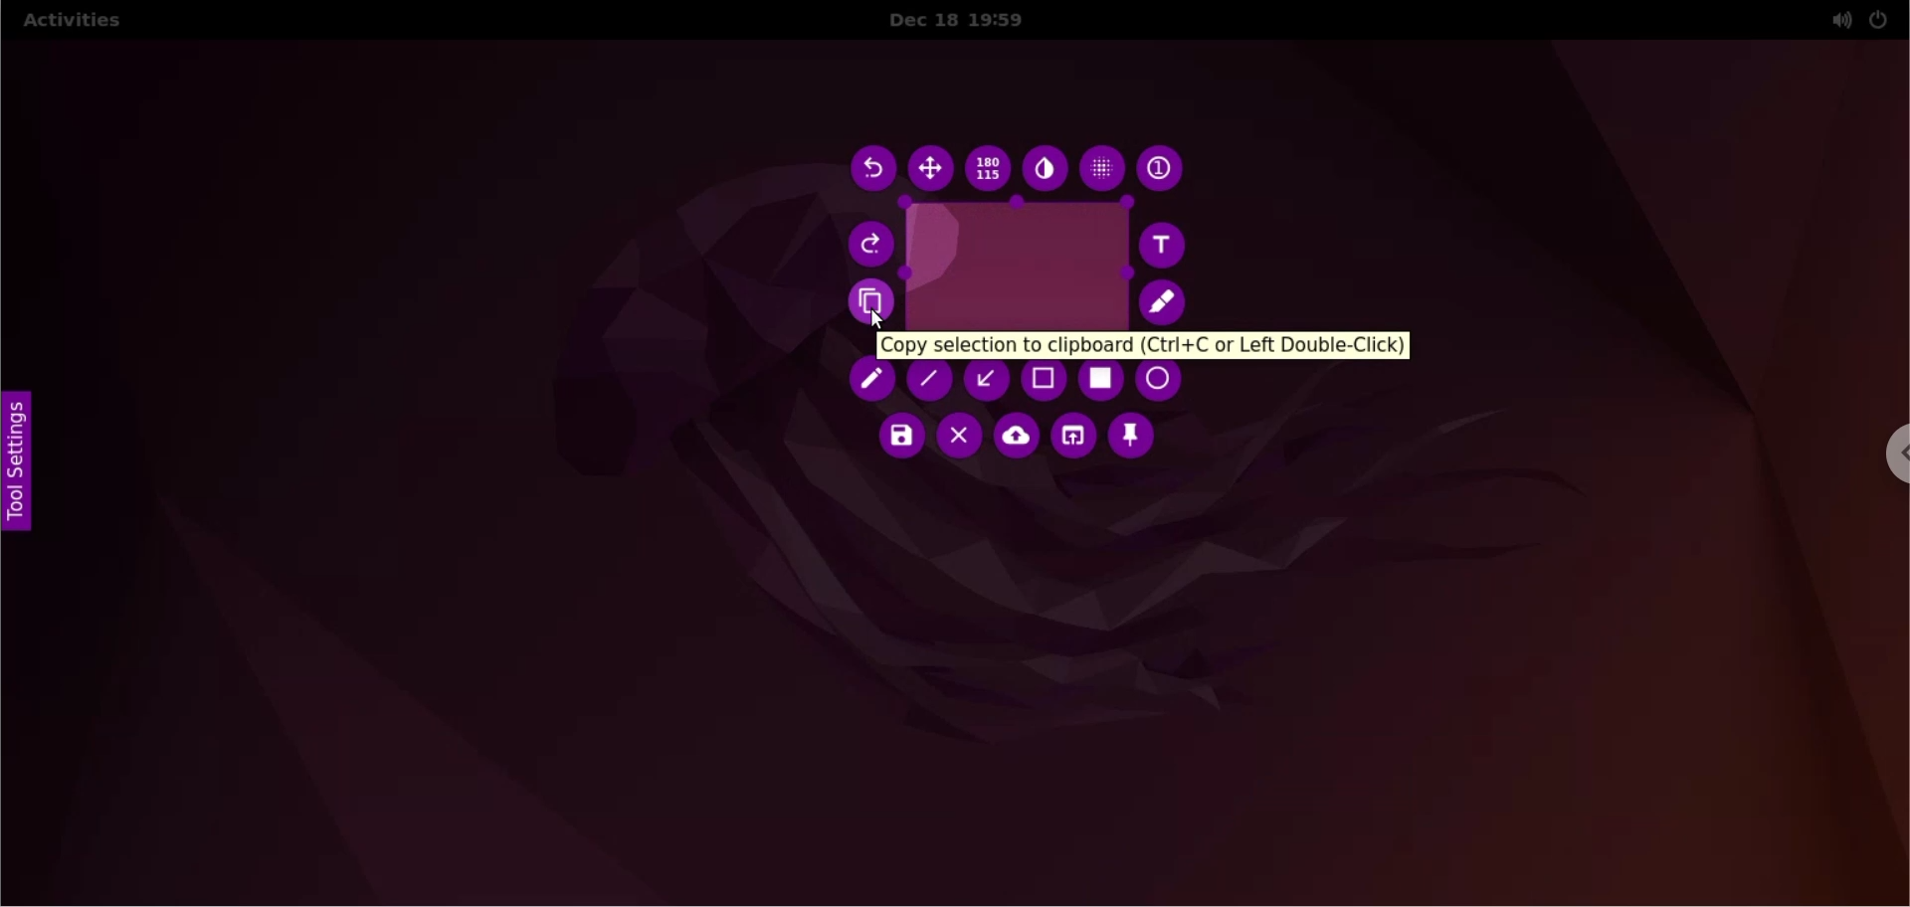  I want to click on chrome options, so click(1894, 458).